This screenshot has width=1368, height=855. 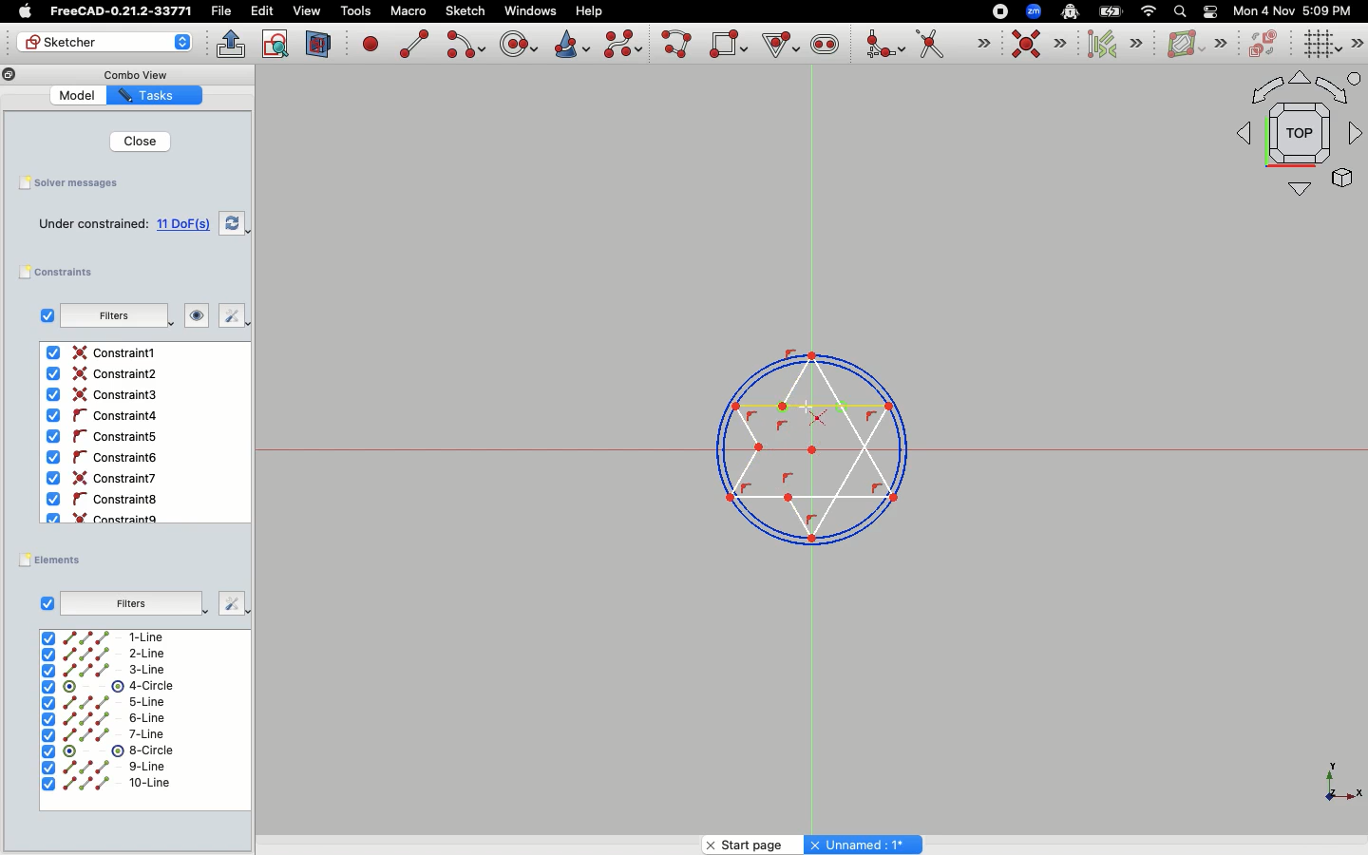 What do you see at coordinates (116, 654) in the screenshot?
I see `2-Line` at bounding box center [116, 654].